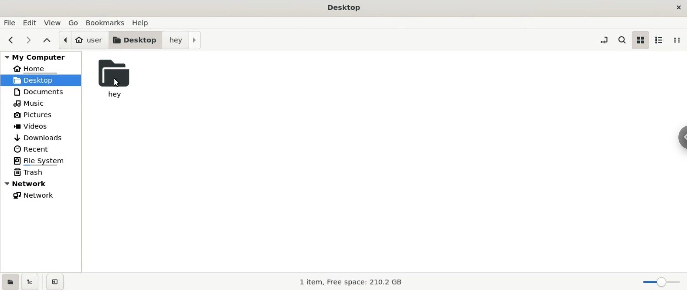  What do you see at coordinates (640, 40) in the screenshot?
I see `icon view` at bounding box center [640, 40].